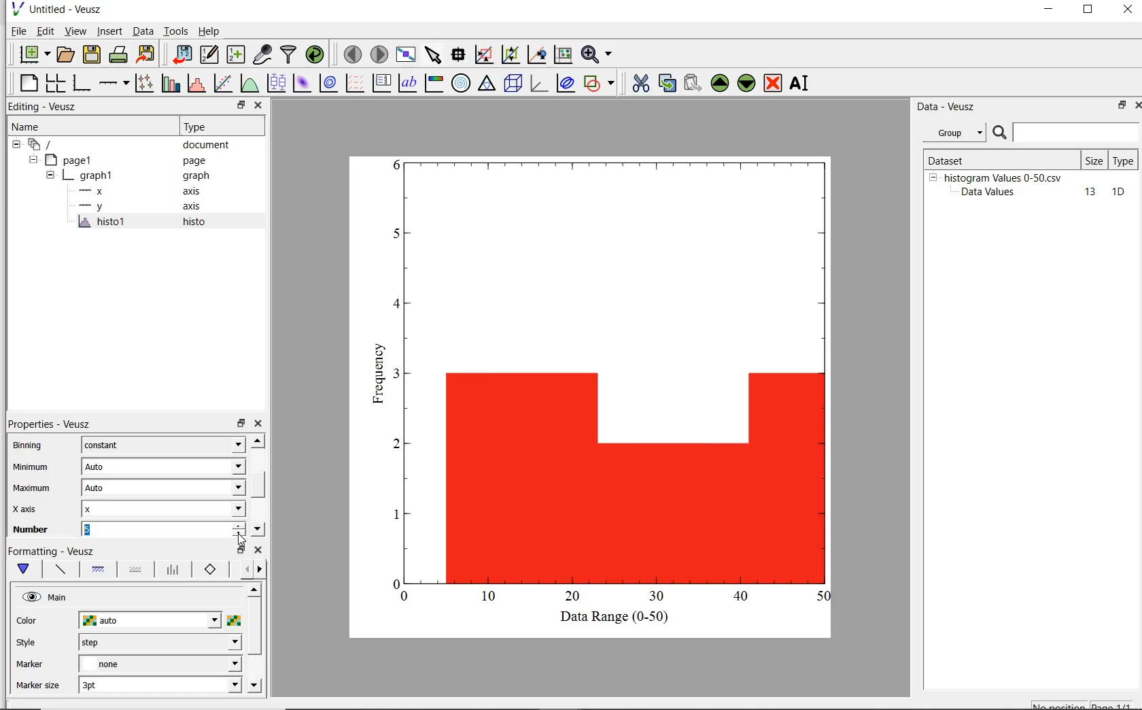  What do you see at coordinates (197, 191) in the screenshot?
I see `axis` at bounding box center [197, 191].